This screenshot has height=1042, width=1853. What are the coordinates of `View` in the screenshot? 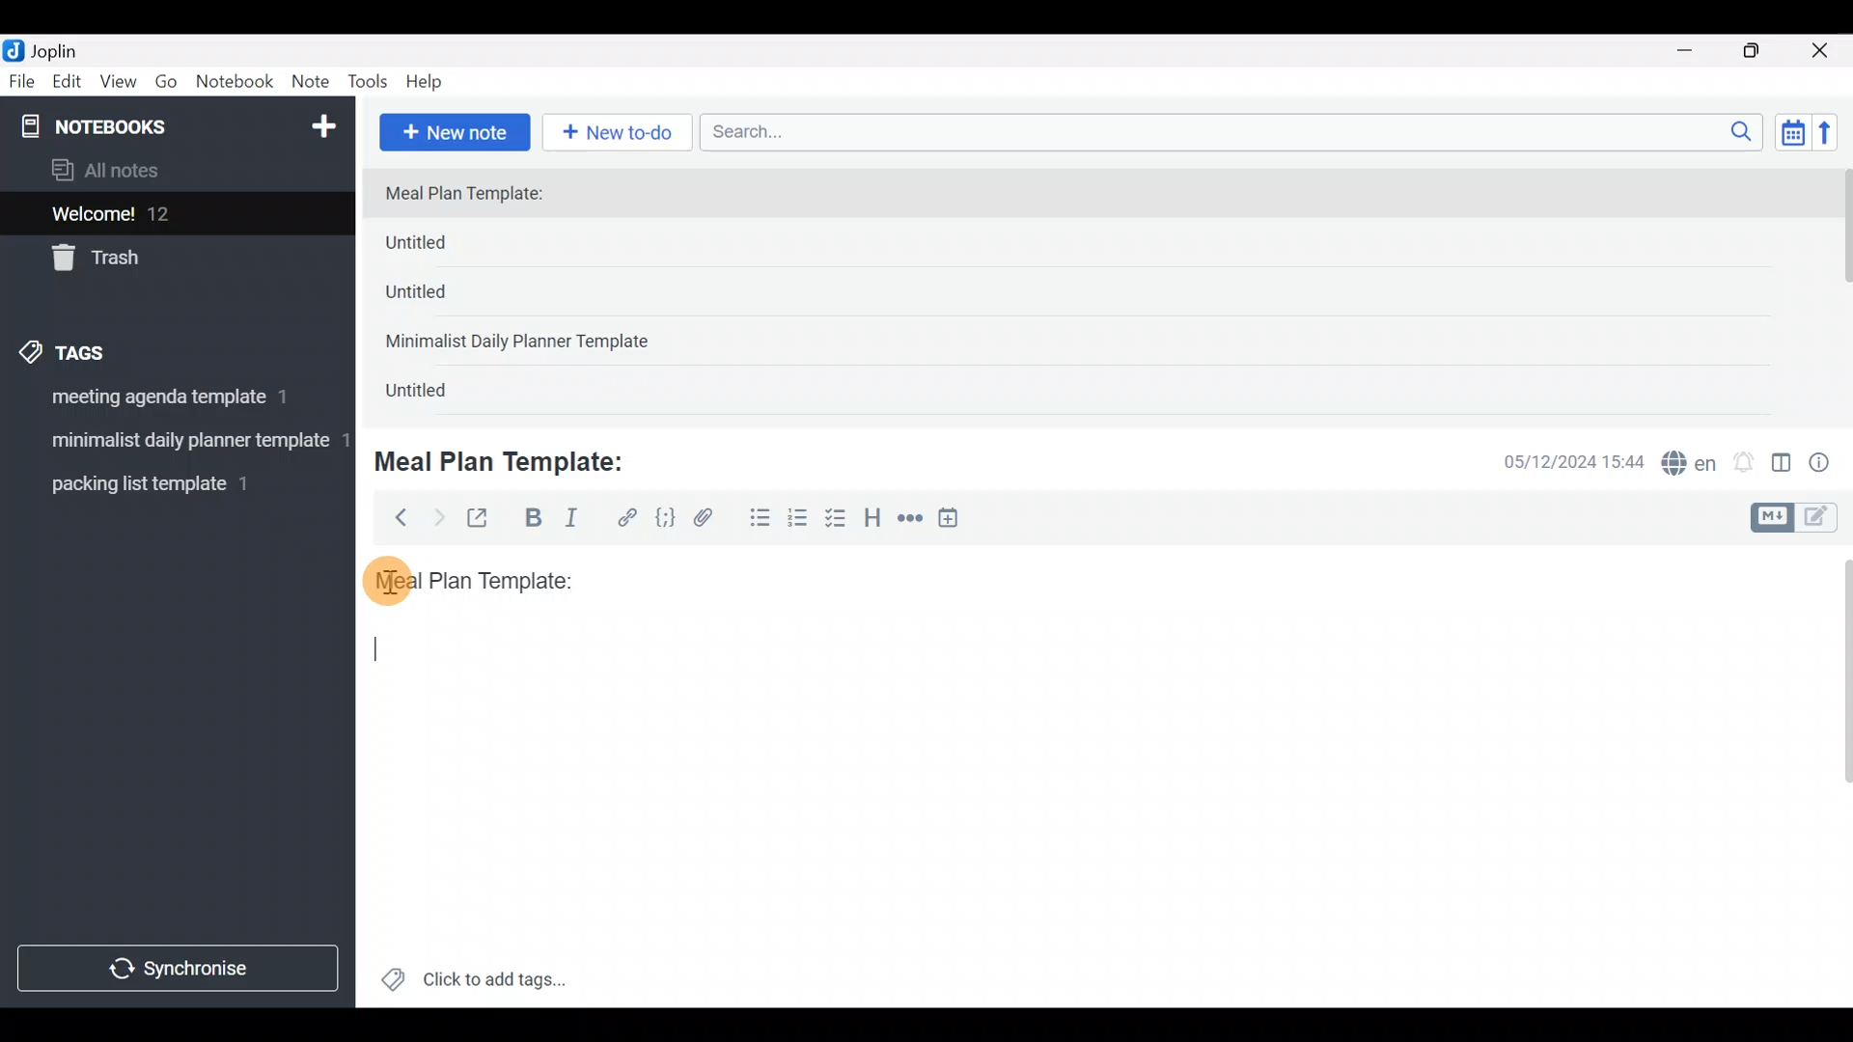 It's located at (118, 85).